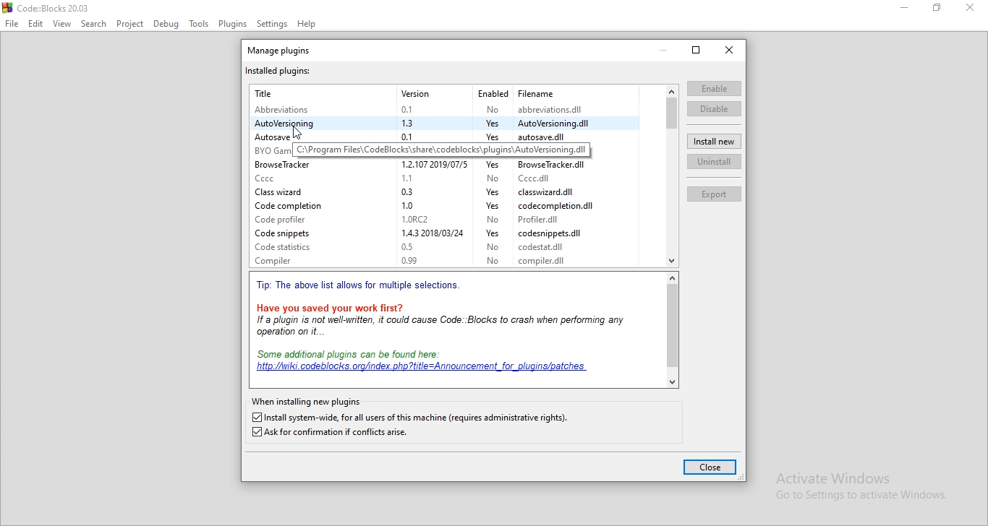  What do you see at coordinates (714, 141) in the screenshot?
I see `install new` at bounding box center [714, 141].